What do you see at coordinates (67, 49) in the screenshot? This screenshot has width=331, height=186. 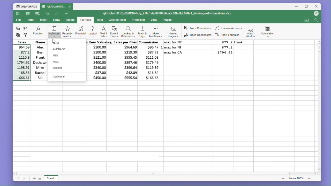 I see `average` at bounding box center [67, 49].